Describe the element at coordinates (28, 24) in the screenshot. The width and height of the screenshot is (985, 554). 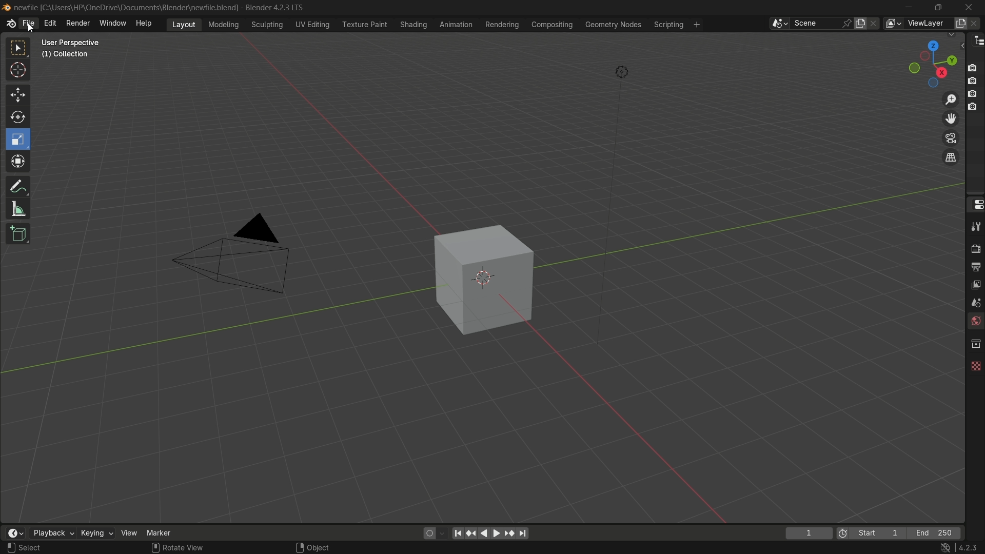
I see `file menu` at that location.